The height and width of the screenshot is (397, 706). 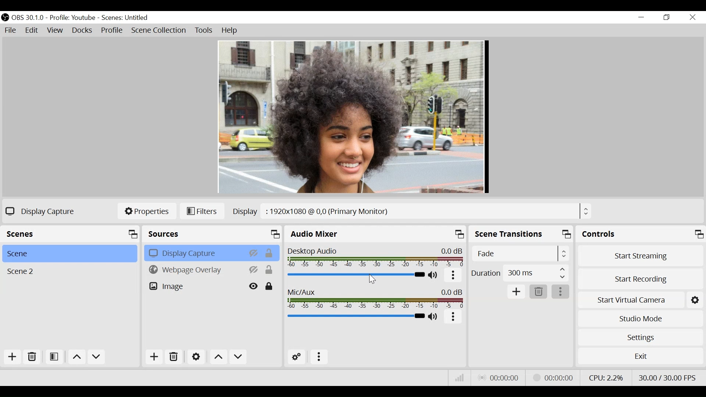 I want to click on Profile , so click(x=74, y=18).